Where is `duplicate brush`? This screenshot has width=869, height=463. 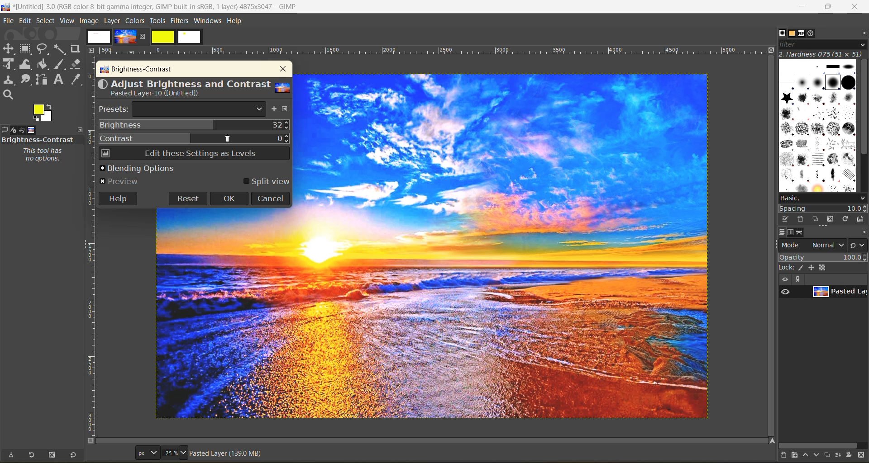 duplicate brush is located at coordinates (816, 219).